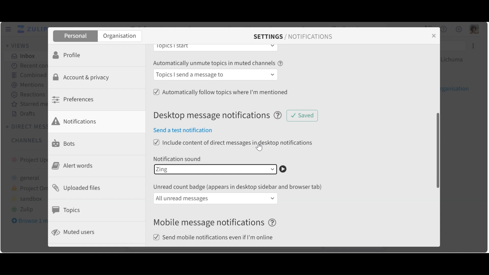  What do you see at coordinates (68, 210) in the screenshot?
I see `Topics` at bounding box center [68, 210].